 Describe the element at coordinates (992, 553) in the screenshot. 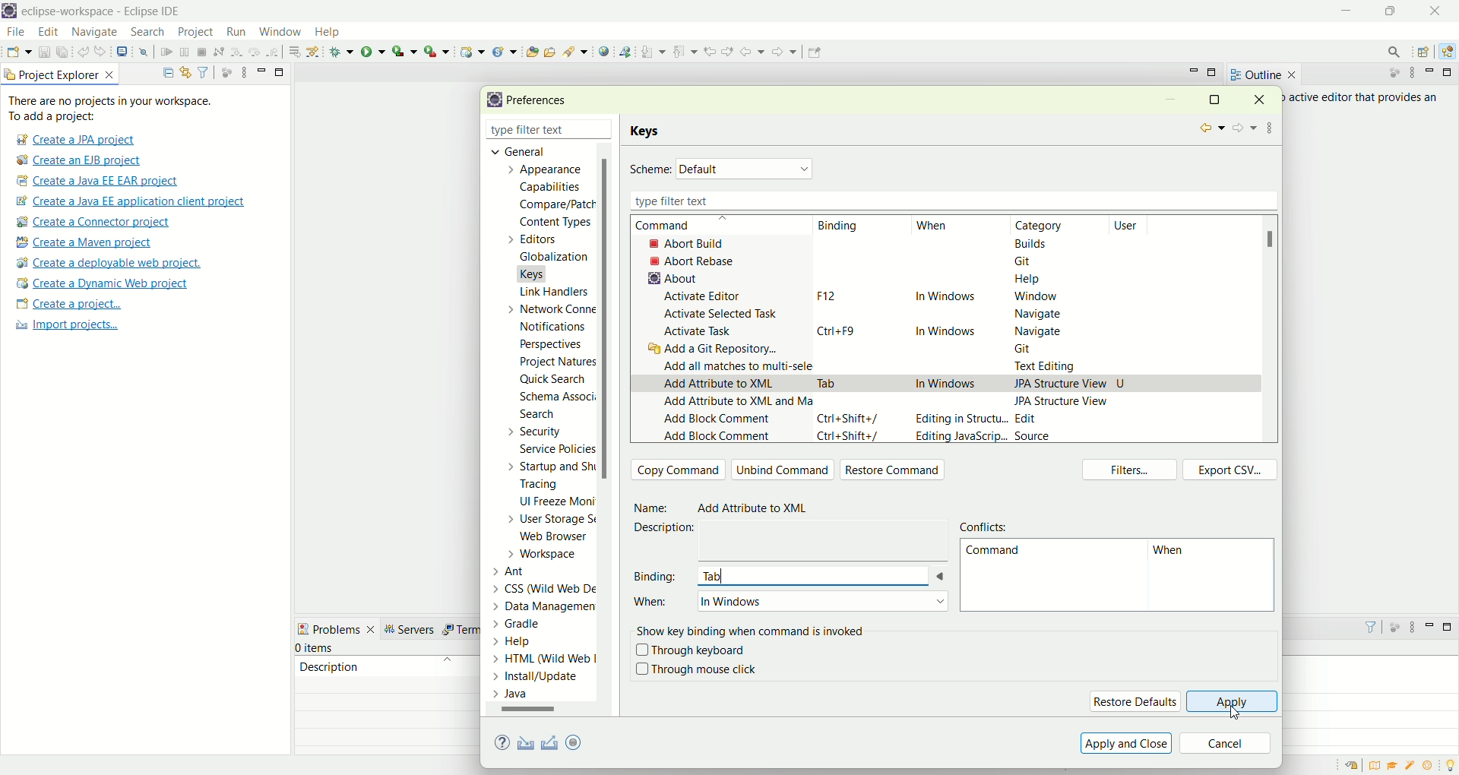

I see `command` at that location.